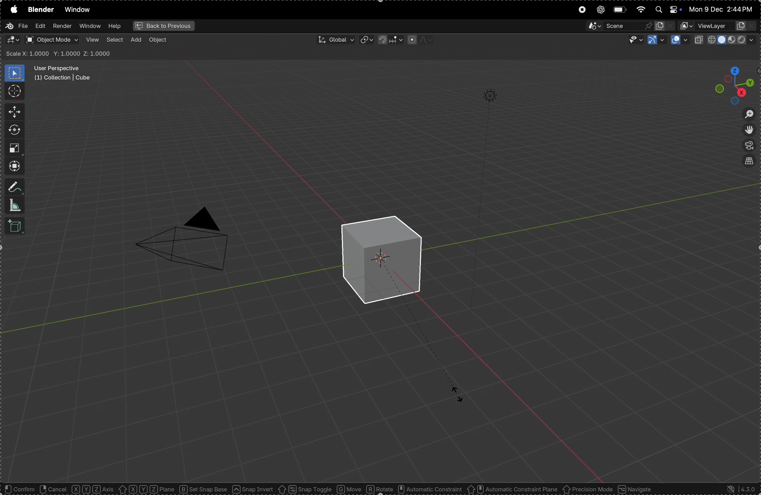 The width and height of the screenshot is (761, 495). I want to click on record, so click(581, 11).